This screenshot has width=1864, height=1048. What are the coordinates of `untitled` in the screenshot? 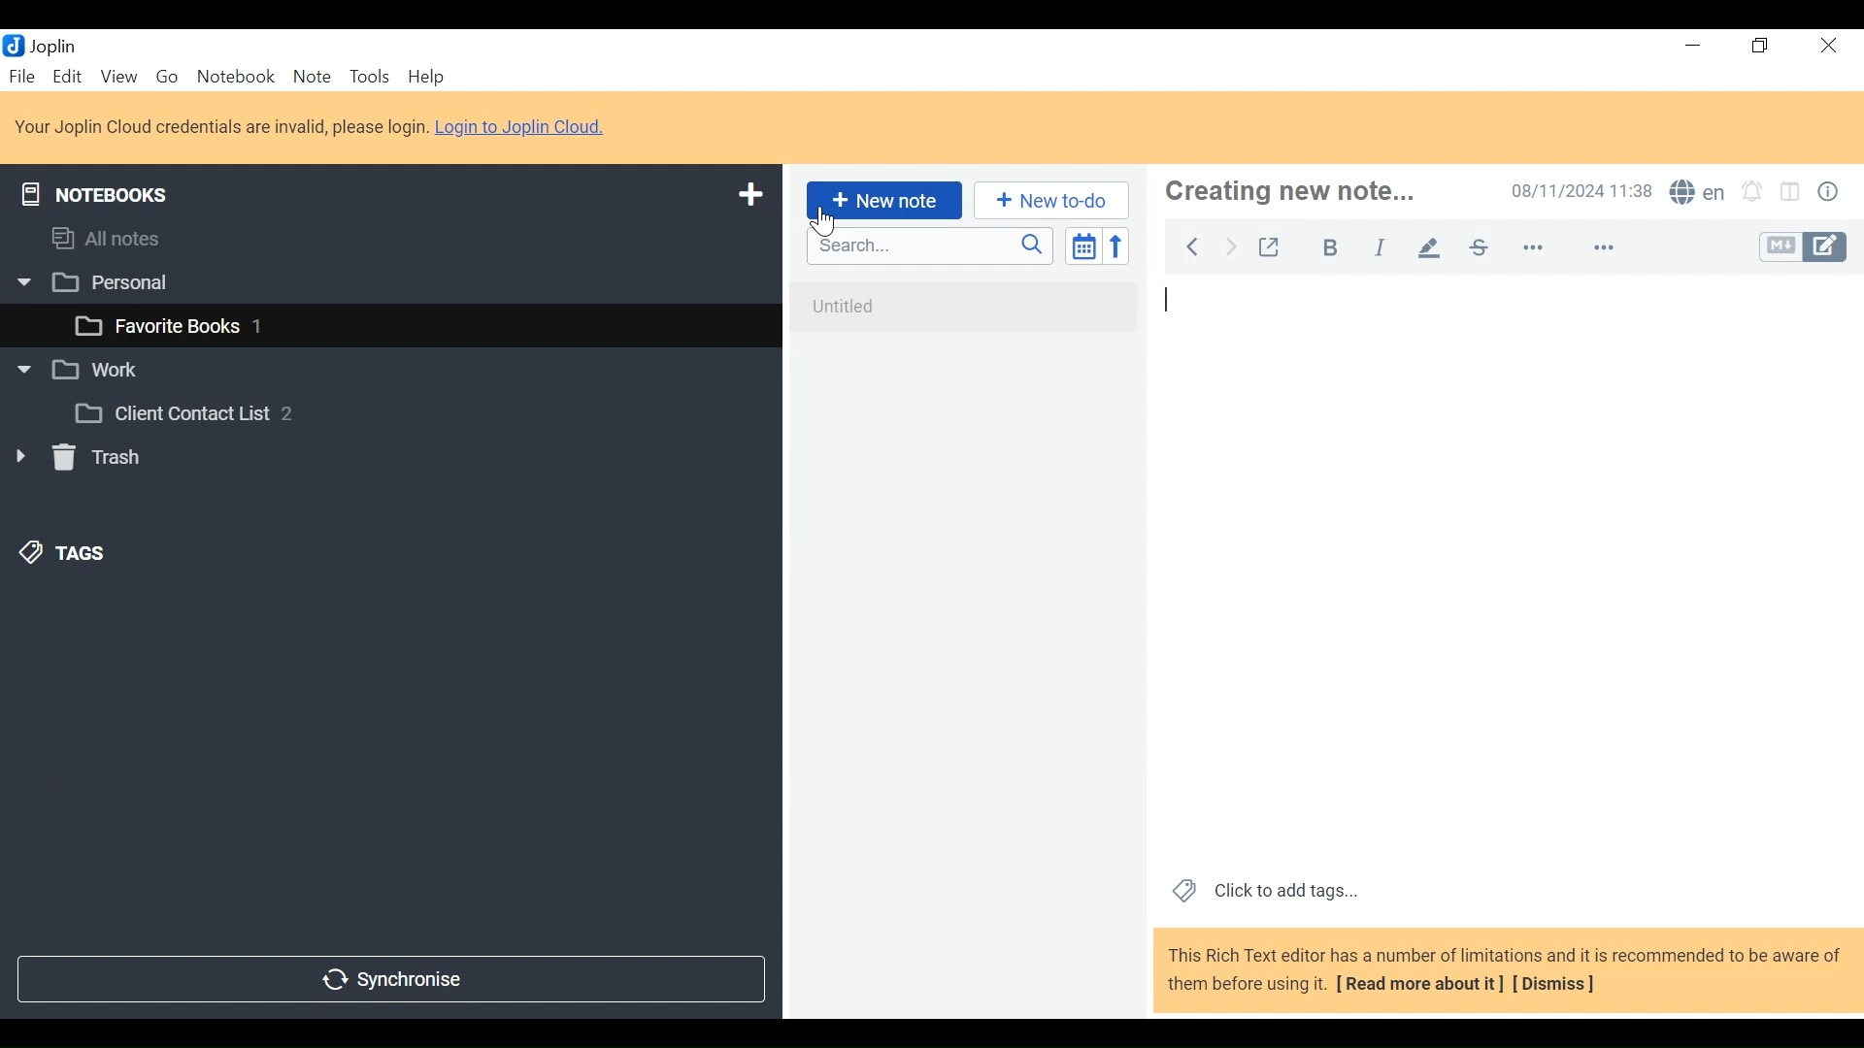 It's located at (959, 307).